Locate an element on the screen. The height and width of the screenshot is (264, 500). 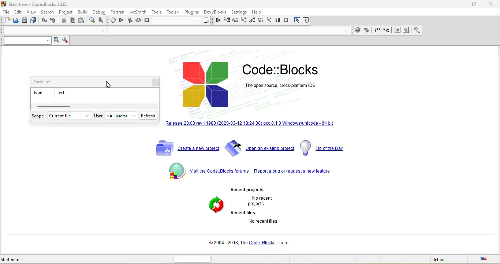
save everything is located at coordinates (34, 20).